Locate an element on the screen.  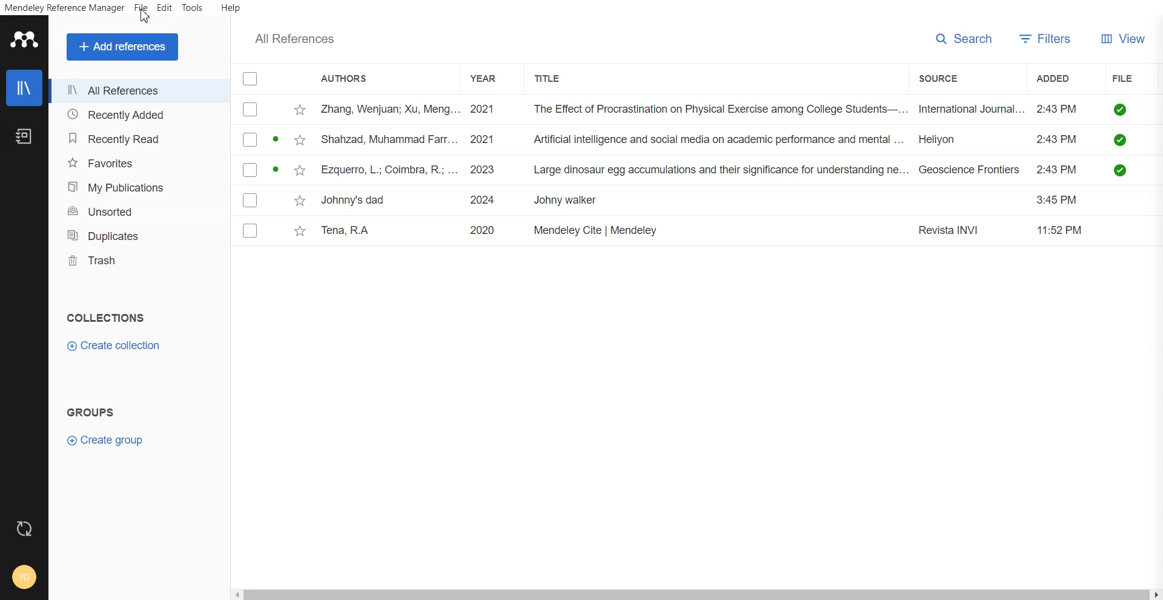
File is located at coordinates (1125, 78).